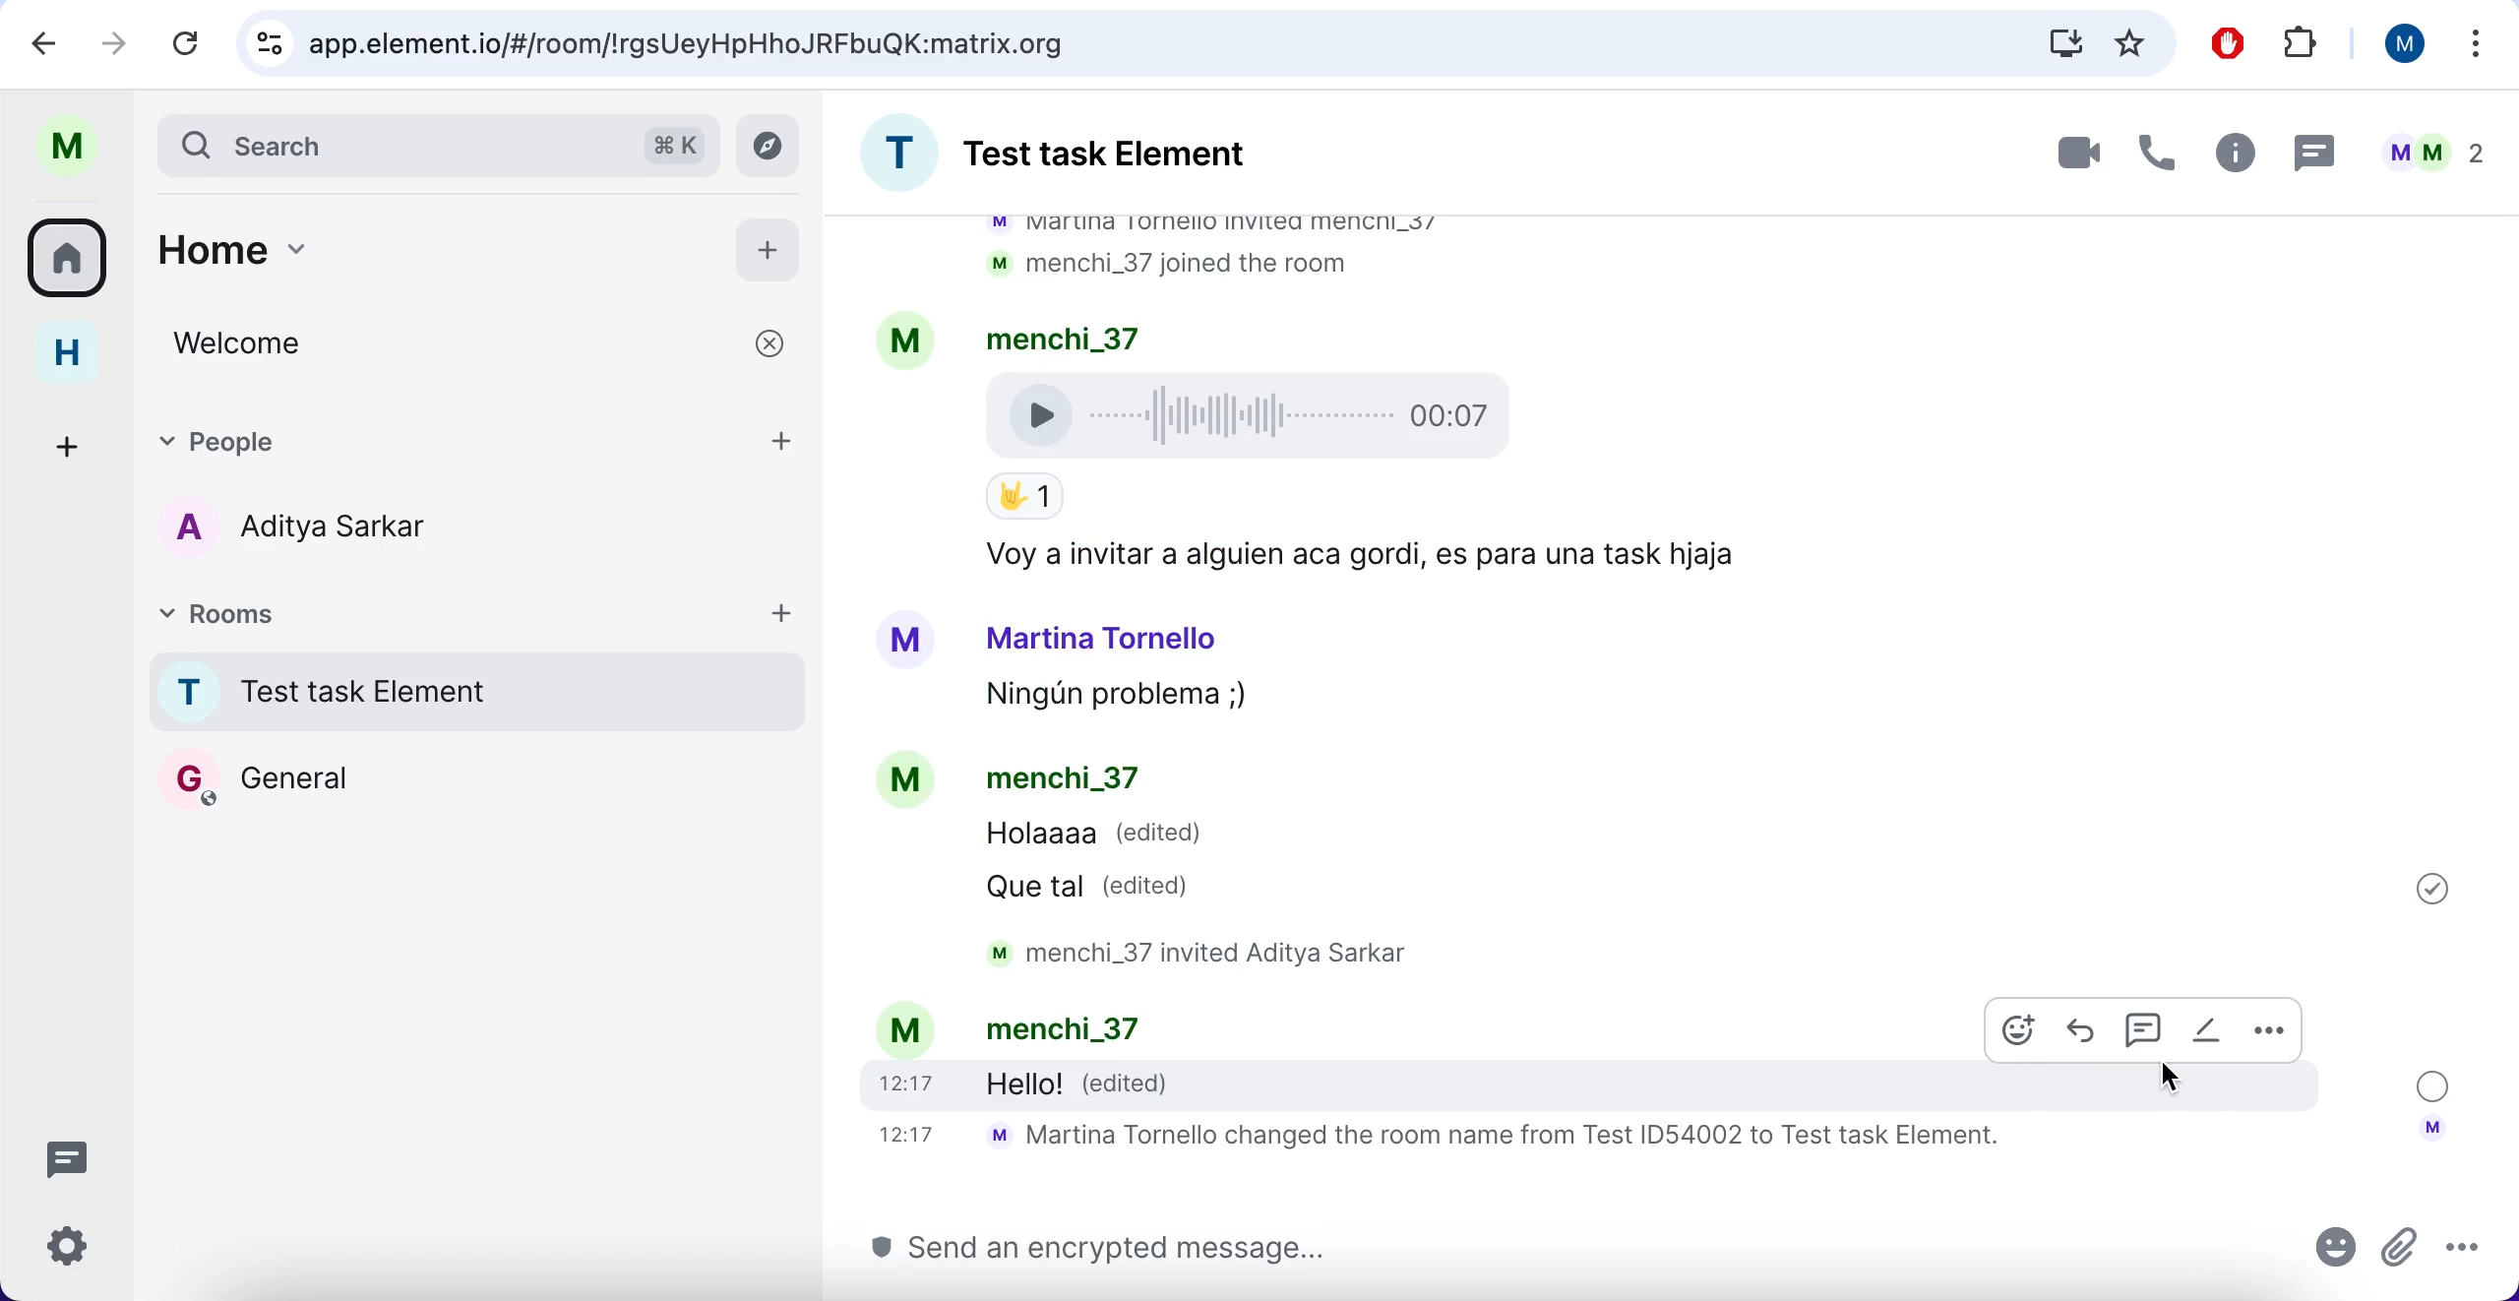 This screenshot has height=1301, width=2519. Describe the element at coordinates (2210, 1028) in the screenshot. I see `edited` at that location.